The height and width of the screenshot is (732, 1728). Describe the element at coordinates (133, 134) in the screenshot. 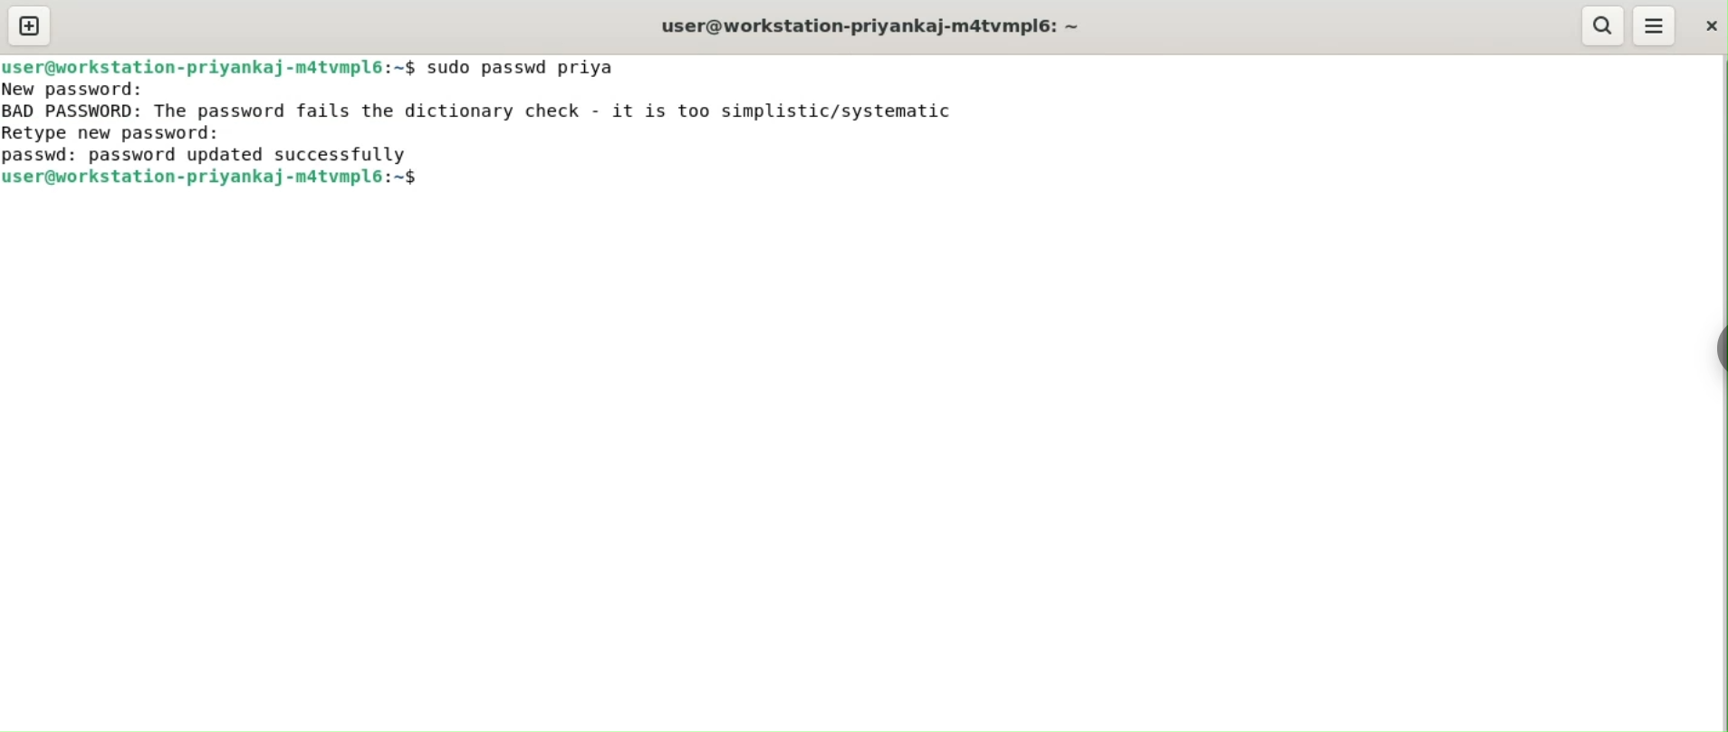

I see `retype new password` at that location.